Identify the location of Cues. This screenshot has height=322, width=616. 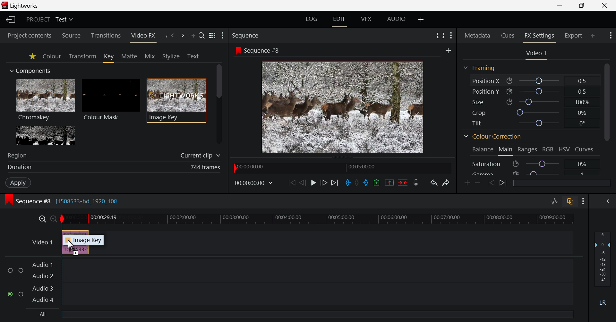
(507, 36).